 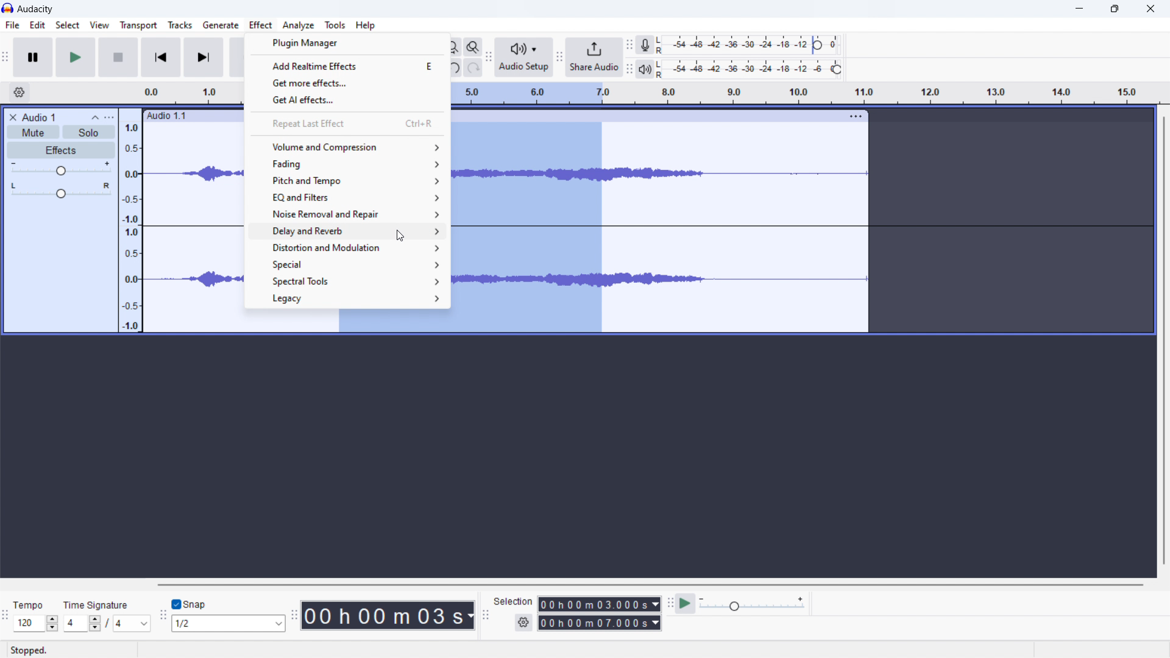 I want to click on 00 h 00 m 03.000s, so click(x=599, y=604).